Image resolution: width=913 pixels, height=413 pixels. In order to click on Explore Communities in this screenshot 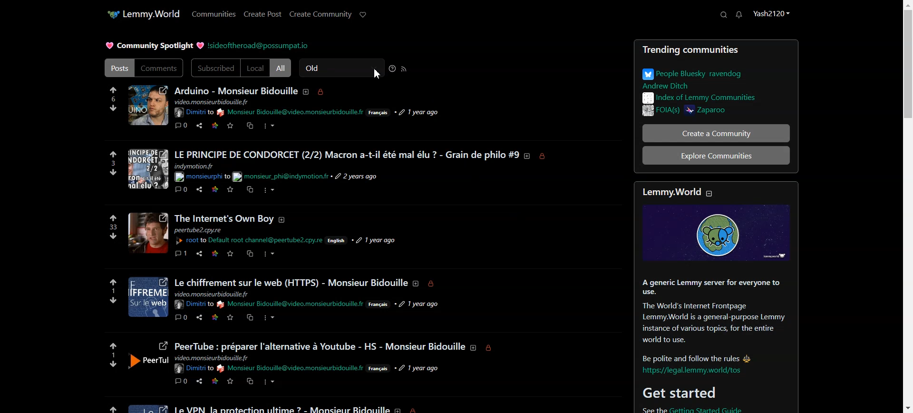, I will do `click(716, 155)`.